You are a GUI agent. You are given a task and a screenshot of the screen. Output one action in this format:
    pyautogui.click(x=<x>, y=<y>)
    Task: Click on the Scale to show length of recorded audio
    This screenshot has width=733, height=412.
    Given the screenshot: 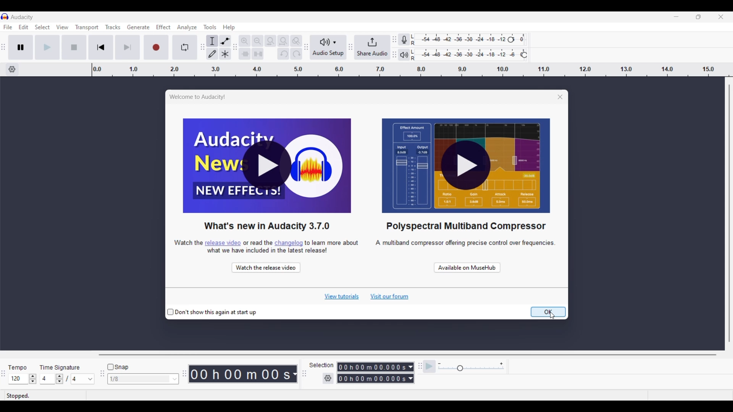 What is the action you would take?
    pyautogui.click(x=412, y=69)
    